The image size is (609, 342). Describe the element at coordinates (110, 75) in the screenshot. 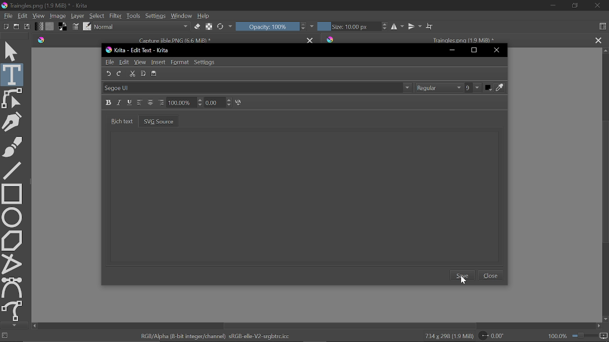

I see `Undo` at that location.